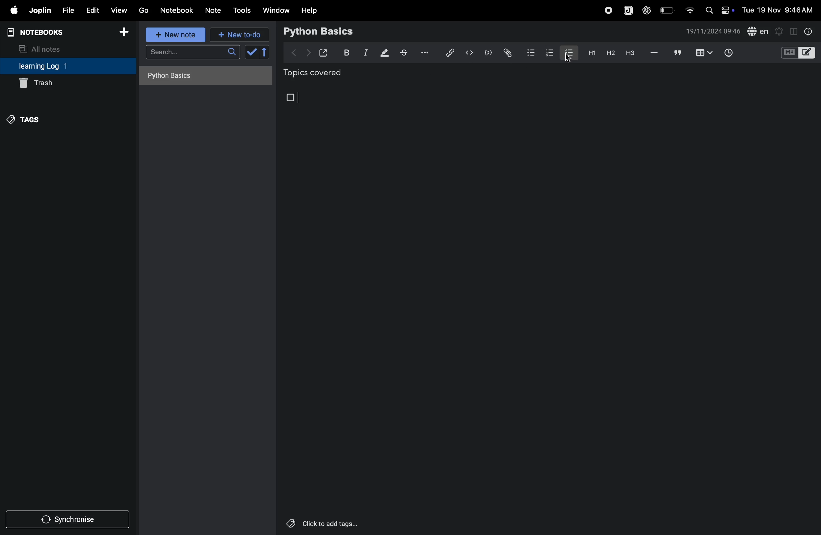 The image size is (821, 535). Describe the element at coordinates (470, 53) in the screenshot. I see `insert code` at that location.